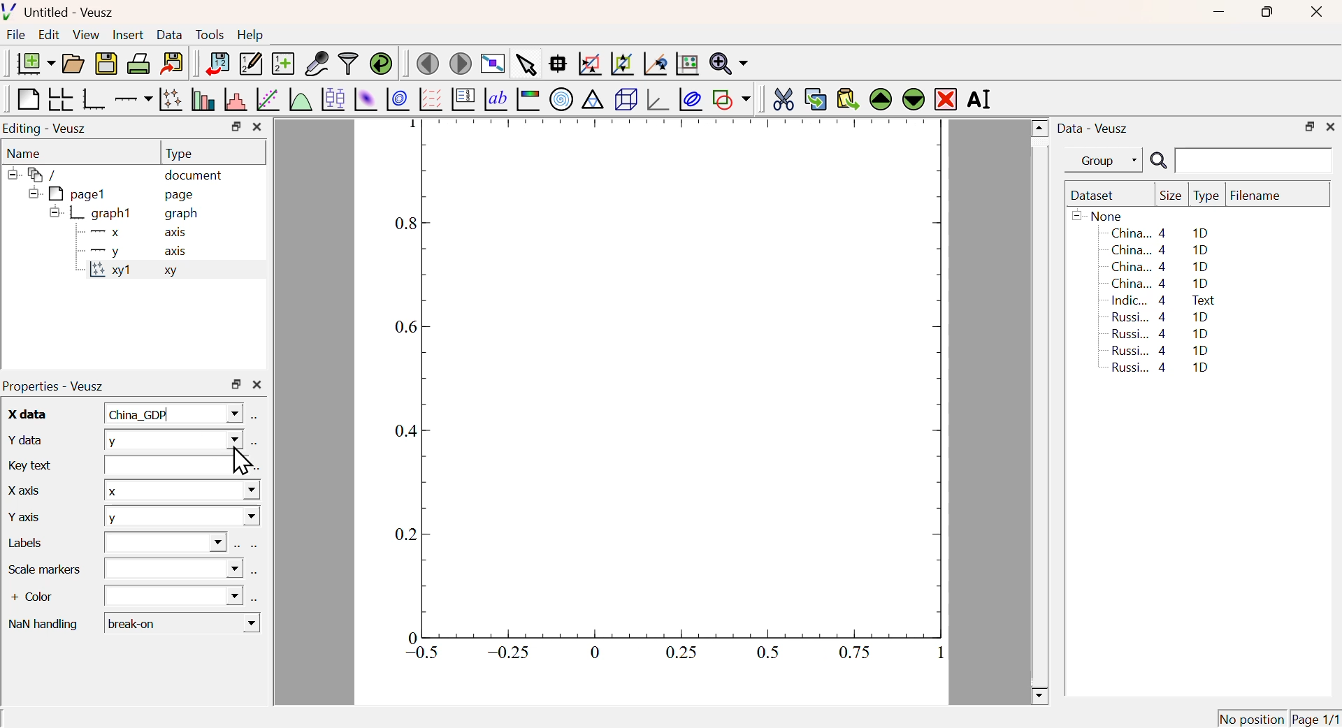 The width and height of the screenshot is (1342, 728). What do you see at coordinates (240, 461) in the screenshot?
I see `Cursor` at bounding box center [240, 461].